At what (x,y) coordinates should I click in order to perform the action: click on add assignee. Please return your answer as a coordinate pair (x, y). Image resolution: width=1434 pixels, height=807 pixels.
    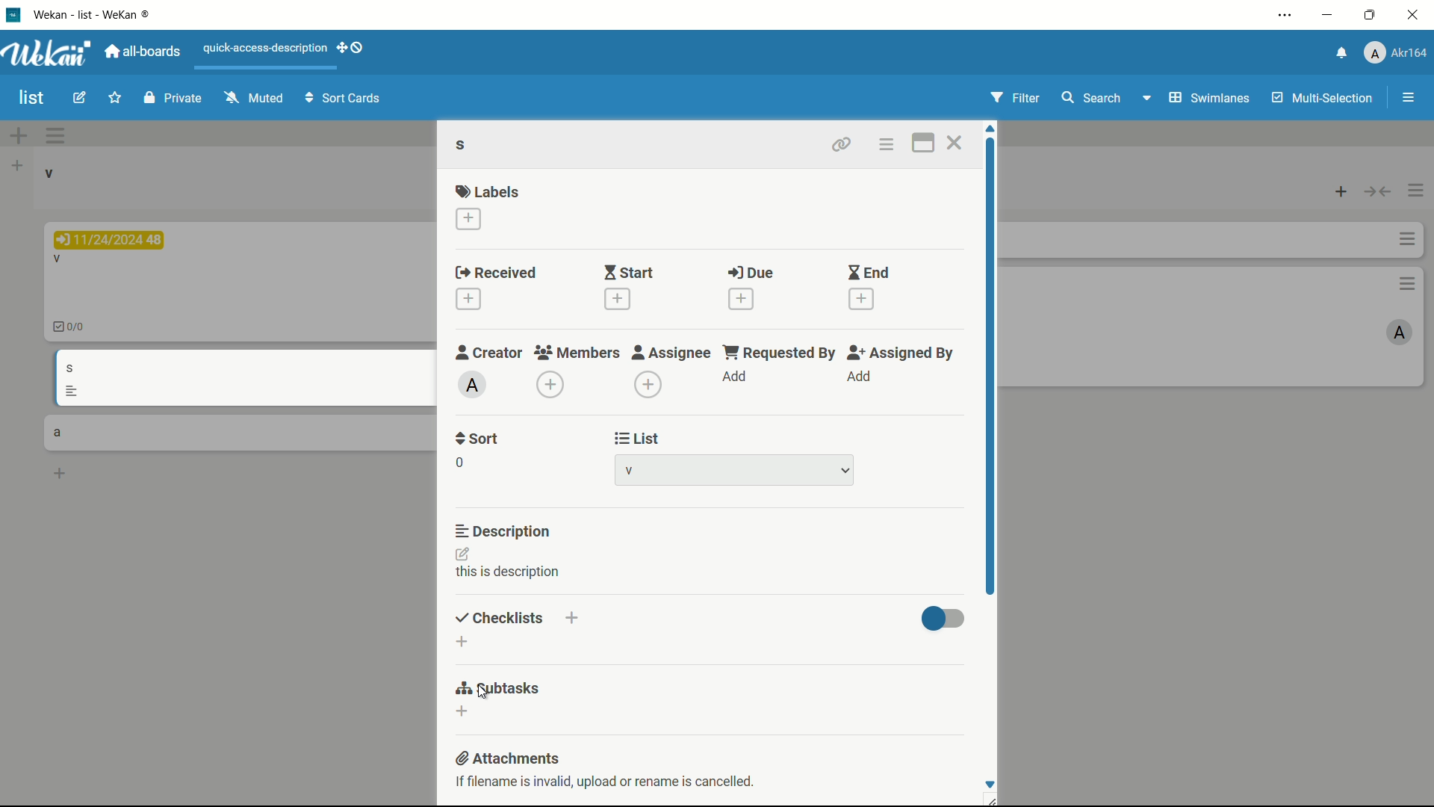
    Looking at the image, I should click on (648, 386).